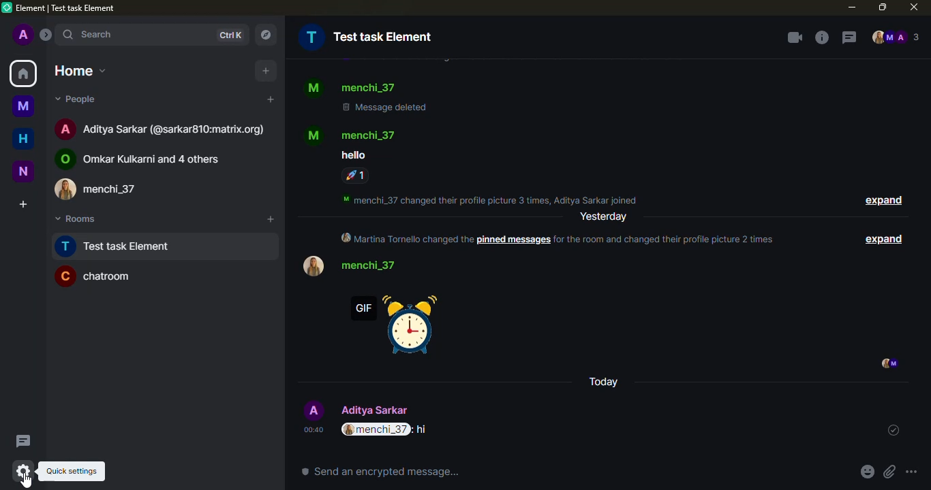  What do you see at coordinates (22, 35) in the screenshot?
I see `profile` at bounding box center [22, 35].